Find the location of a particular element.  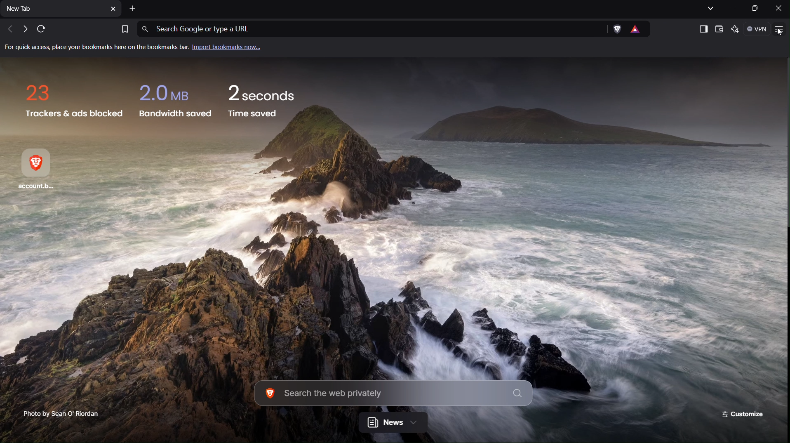

VPN is located at coordinates (758, 29).